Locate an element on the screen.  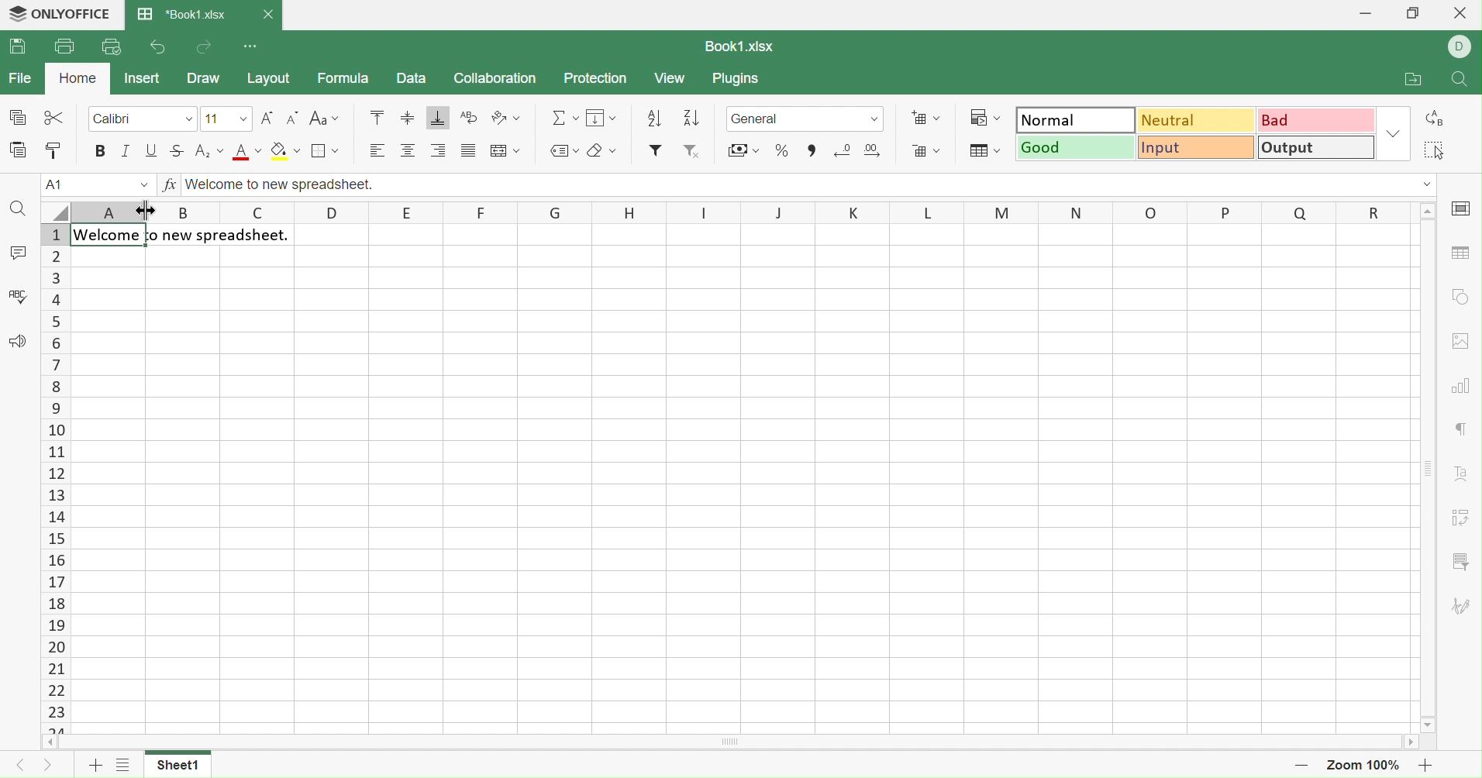
List of sheets is located at coordinates (122, 767).